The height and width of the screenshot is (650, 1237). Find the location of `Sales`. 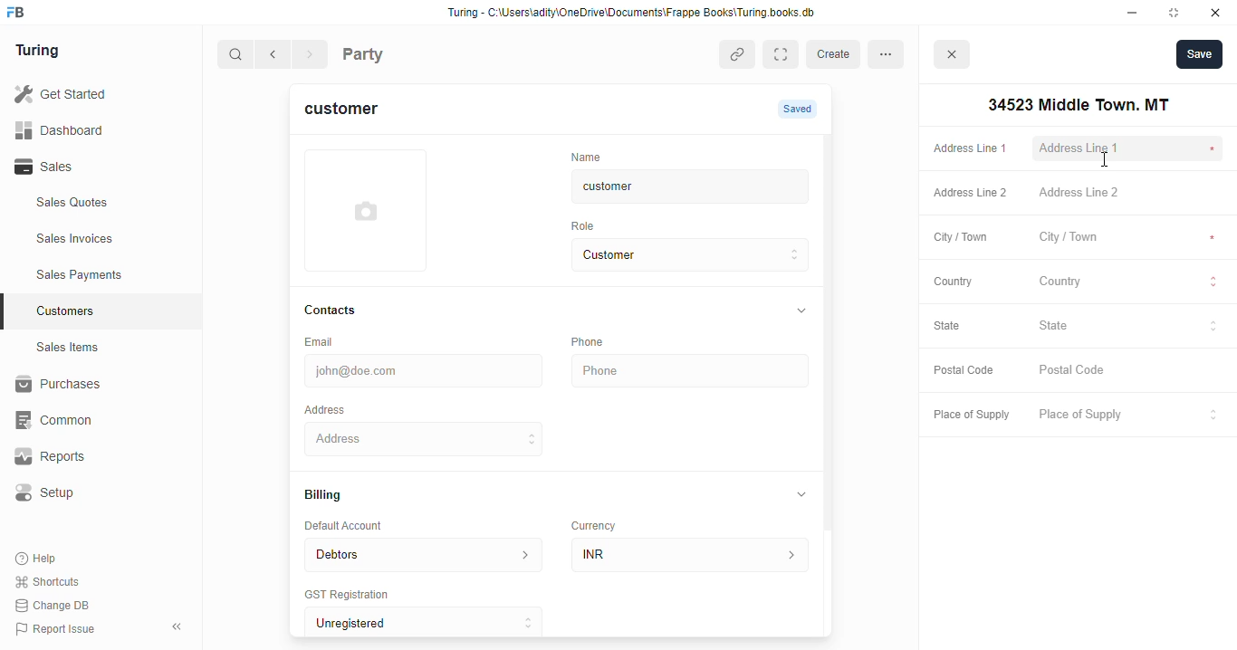

Sales is located at coordinates (89, 167).